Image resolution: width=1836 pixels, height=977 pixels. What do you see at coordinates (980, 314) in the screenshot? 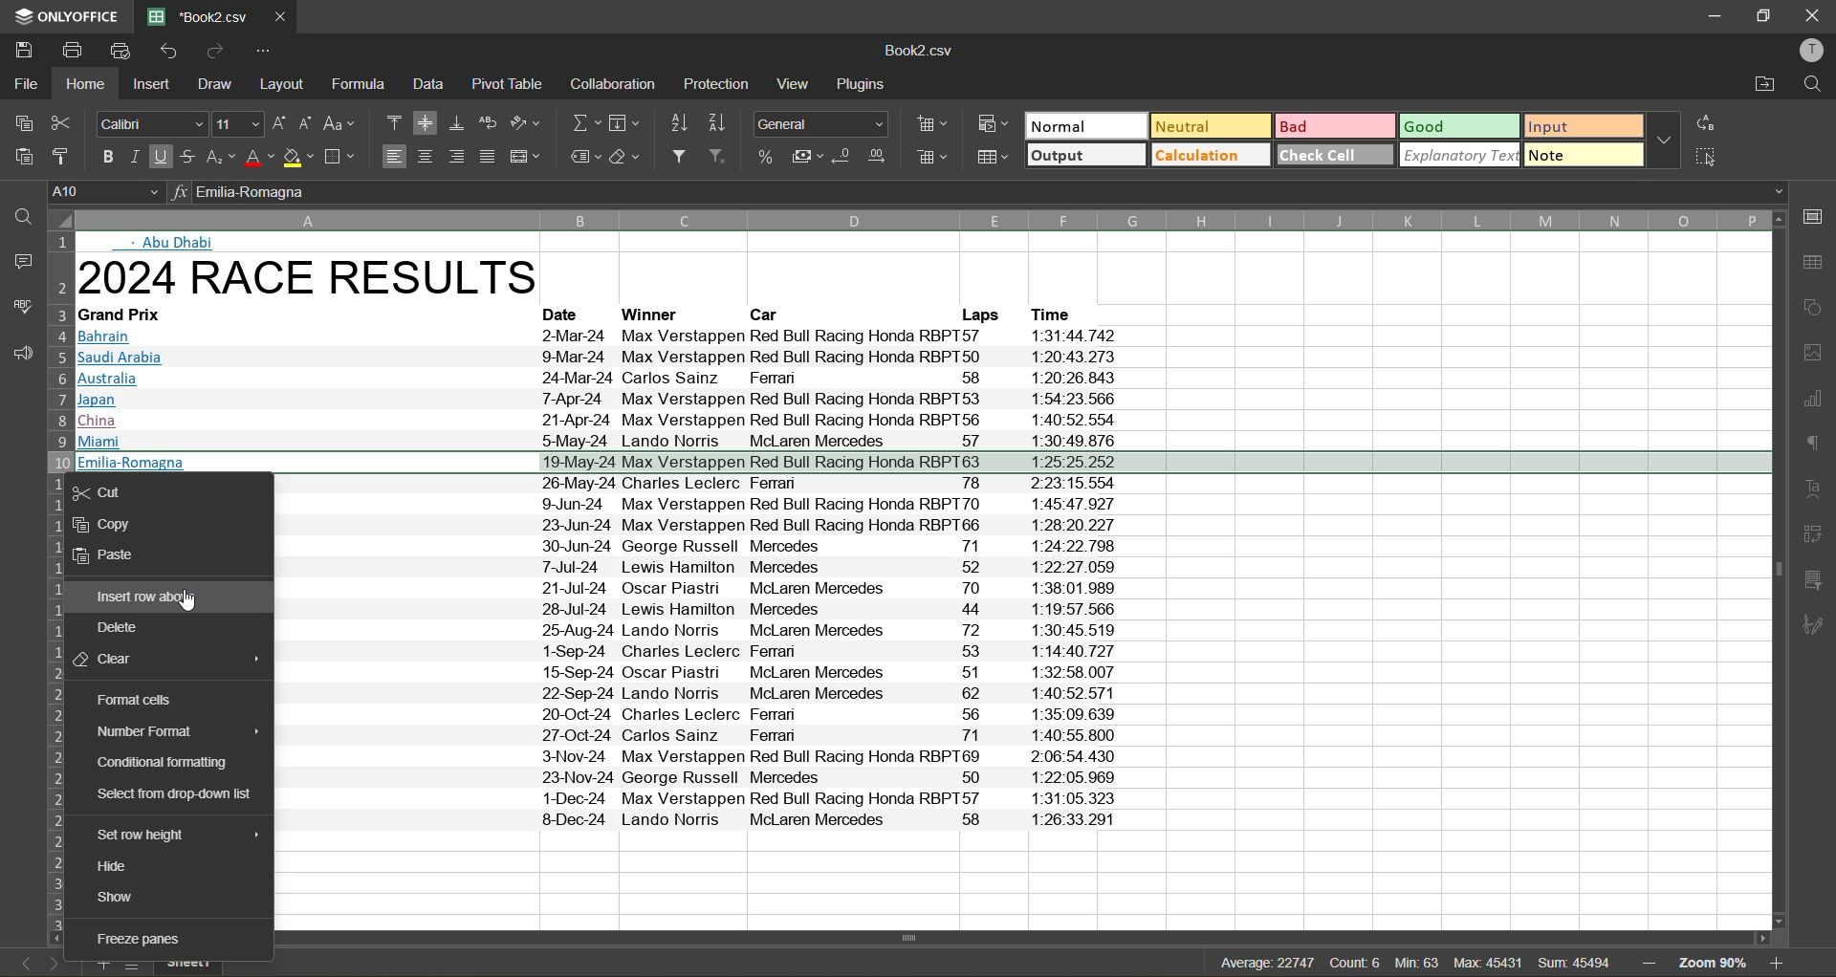
I see `Laps` at bounding box center [980, 314].